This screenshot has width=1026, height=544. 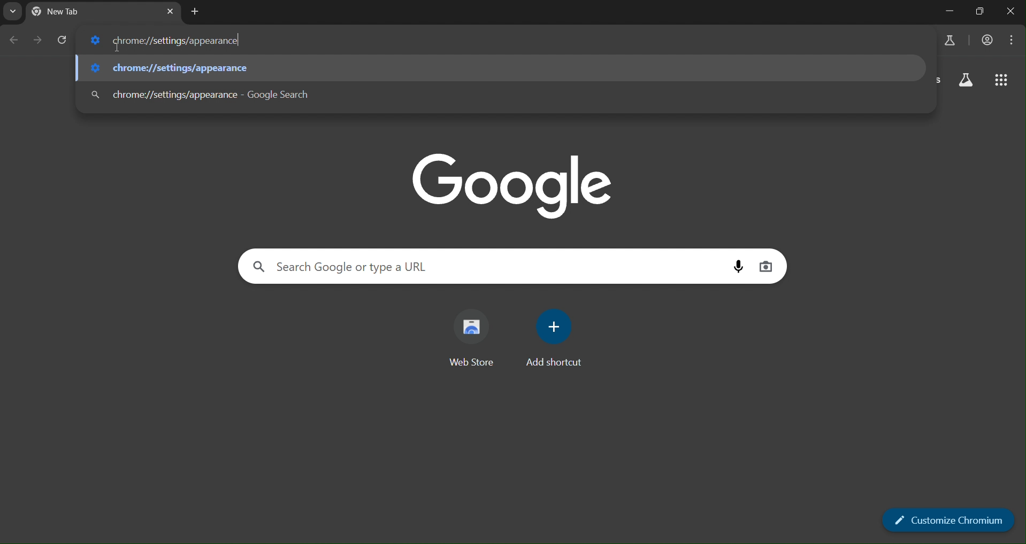 What do you see at coordinates (557, 338) in the screenshot?
I see `add shortcut` at bounding box center [557, 338].